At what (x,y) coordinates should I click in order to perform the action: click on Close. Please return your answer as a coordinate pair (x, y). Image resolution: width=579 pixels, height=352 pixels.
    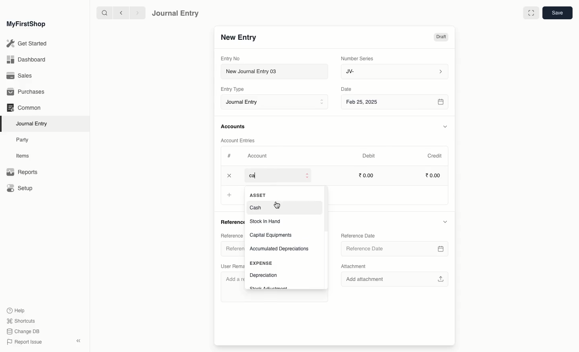
    Looking at the image, I should click on (230, 176).